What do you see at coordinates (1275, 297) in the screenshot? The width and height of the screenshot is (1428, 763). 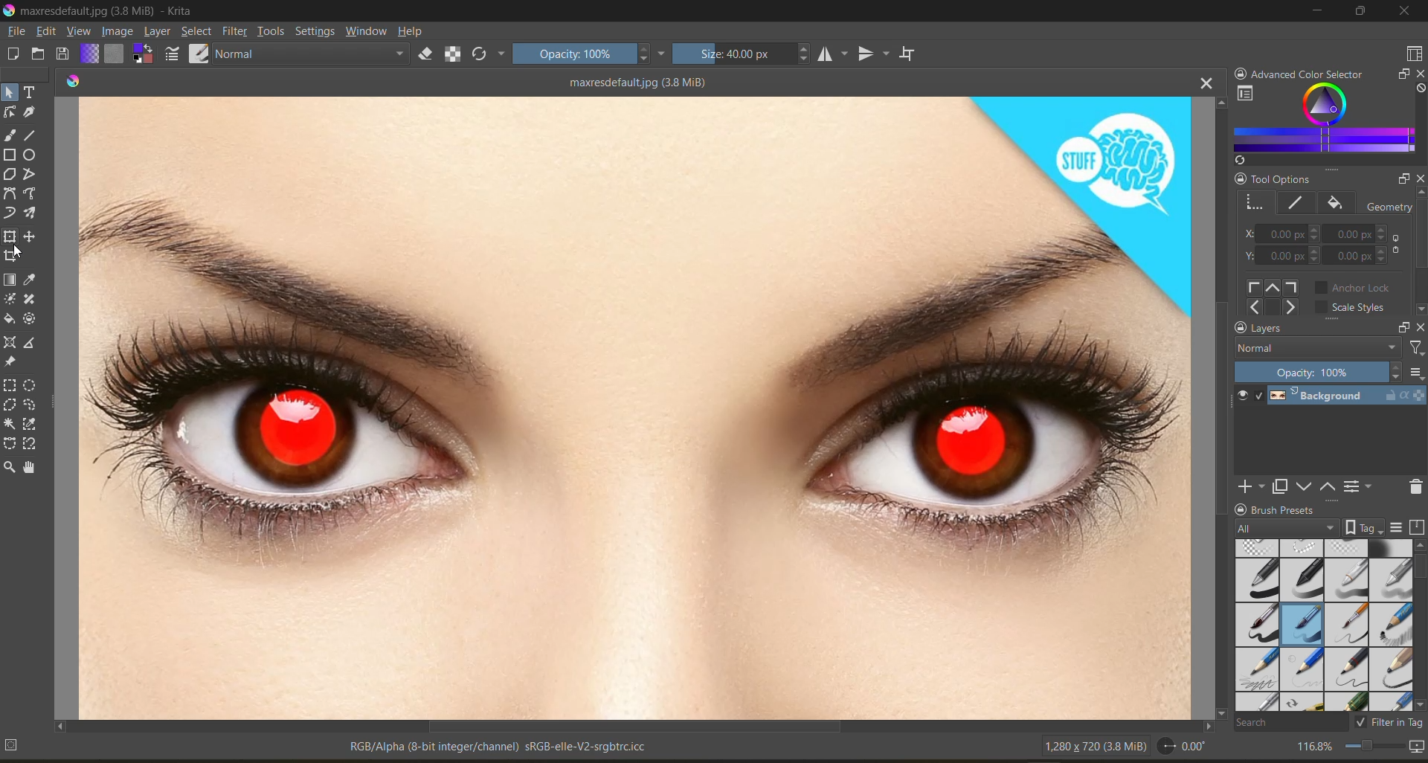 I see `Anchors` at bounding box center [1275, 297].